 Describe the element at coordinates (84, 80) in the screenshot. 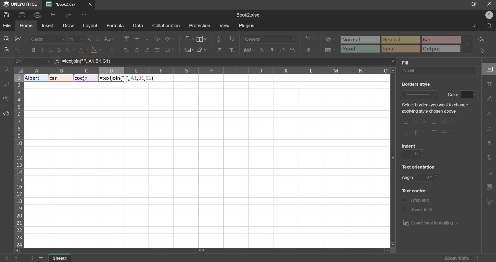

I see `cursor` at that location.